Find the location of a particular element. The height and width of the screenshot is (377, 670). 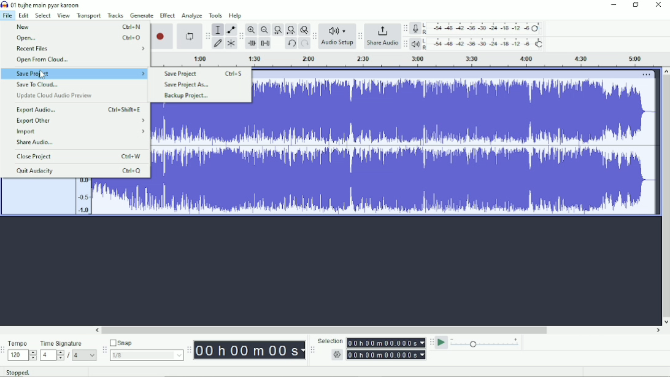

Audacity selection toolbar is located at coordinates (313, 351).